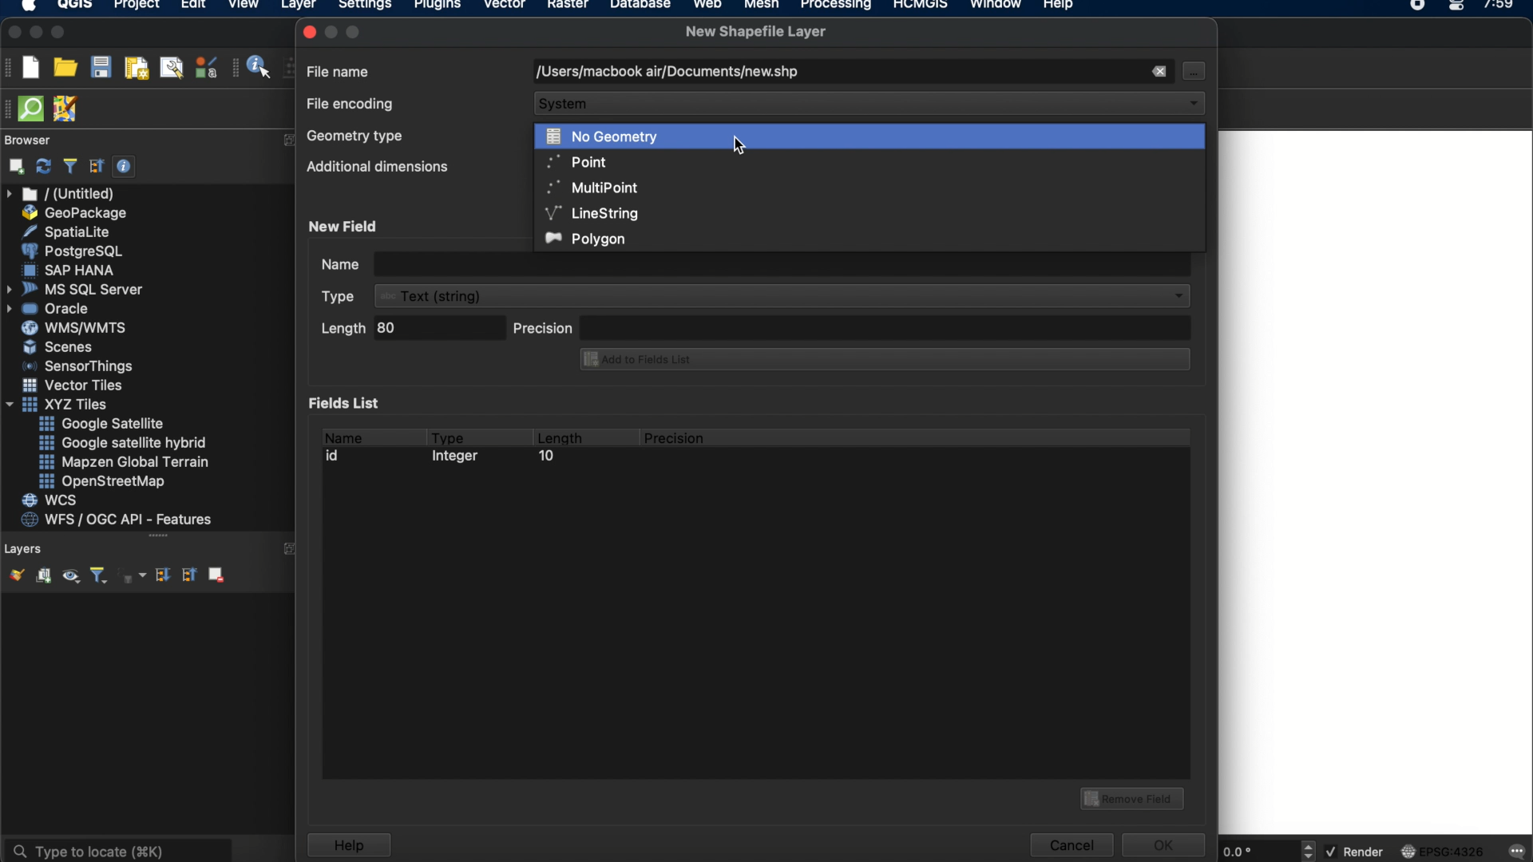 Image resolution: width=1533 pixels, height=862 pixels. Describe the element at coordinates (133, 575) in the screenshot. I see `filter legend by expression` at that location.